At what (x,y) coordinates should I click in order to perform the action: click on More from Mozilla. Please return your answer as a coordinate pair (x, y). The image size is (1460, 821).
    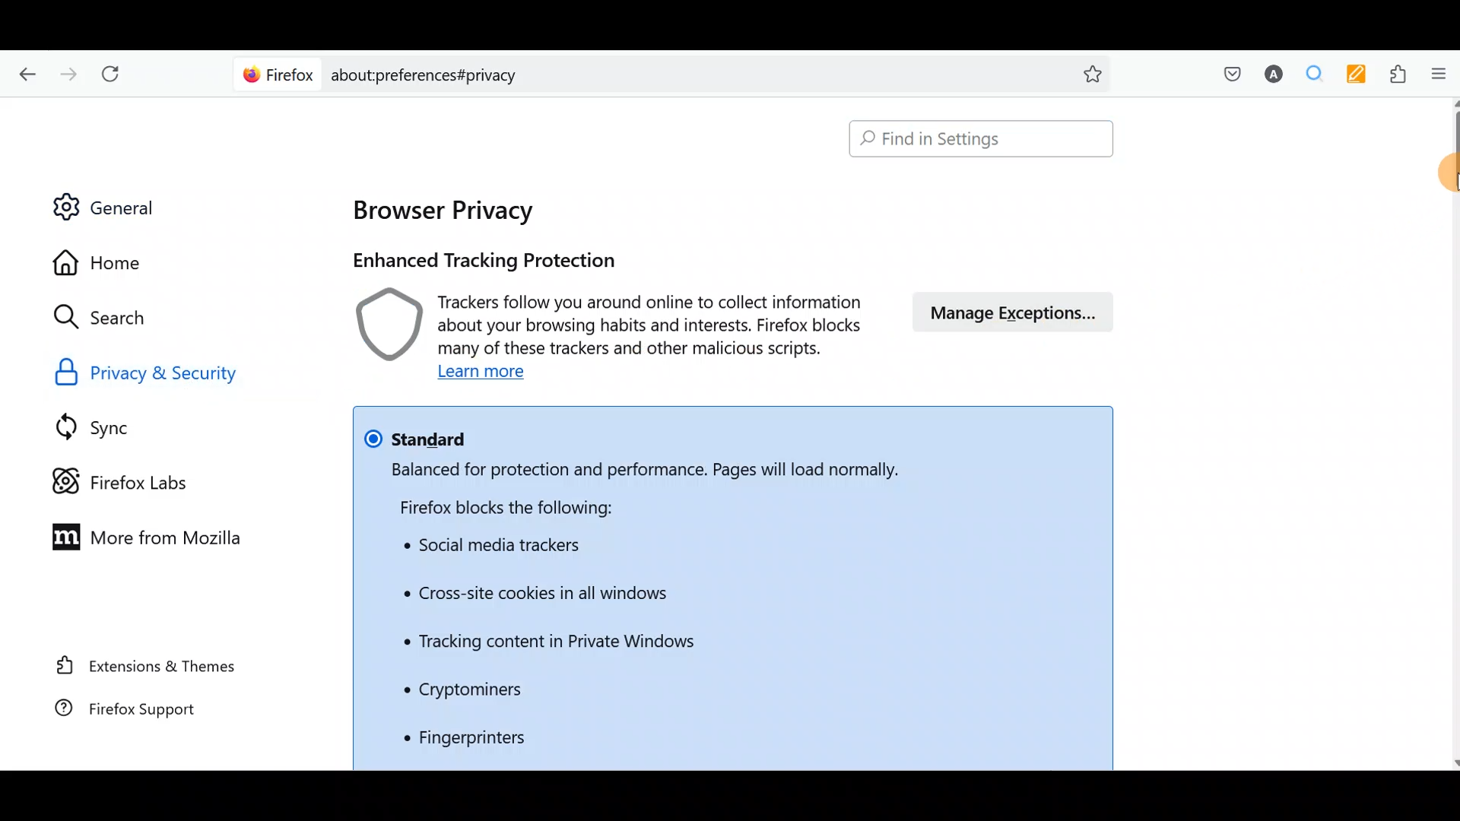
    Looking at the image, I should click on (139, 535).